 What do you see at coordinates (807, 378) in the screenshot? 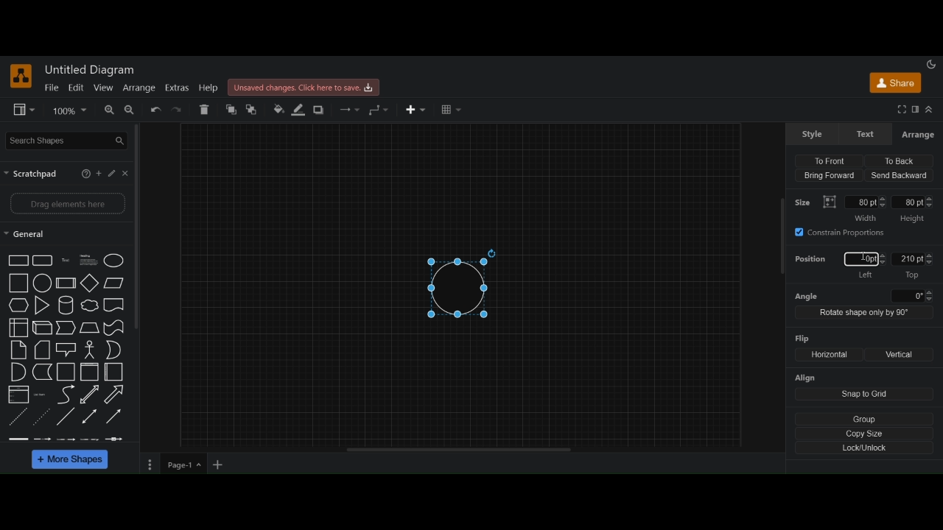
I see `align` at bounding box center [807, 378].